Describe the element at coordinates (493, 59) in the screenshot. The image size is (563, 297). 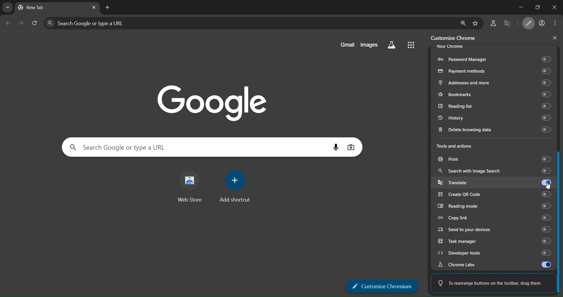
I see `password manager` at that location.